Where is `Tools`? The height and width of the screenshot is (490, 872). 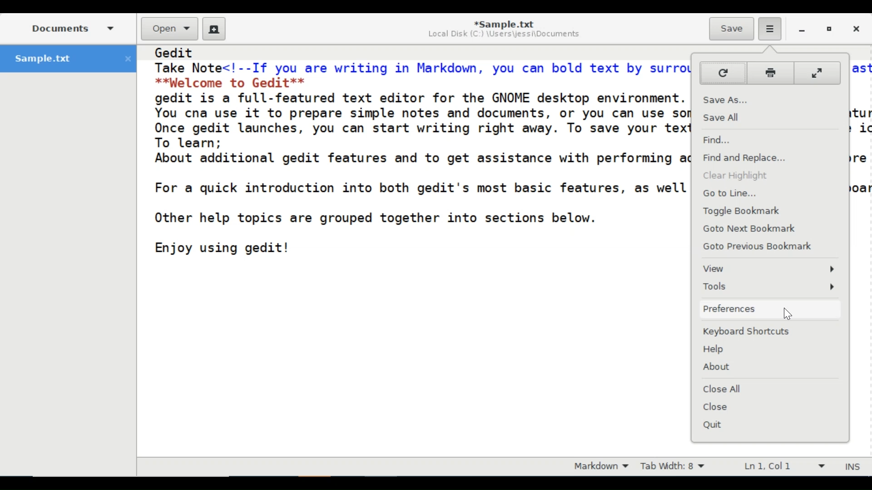
Tools is located at coordinates (768, 286).